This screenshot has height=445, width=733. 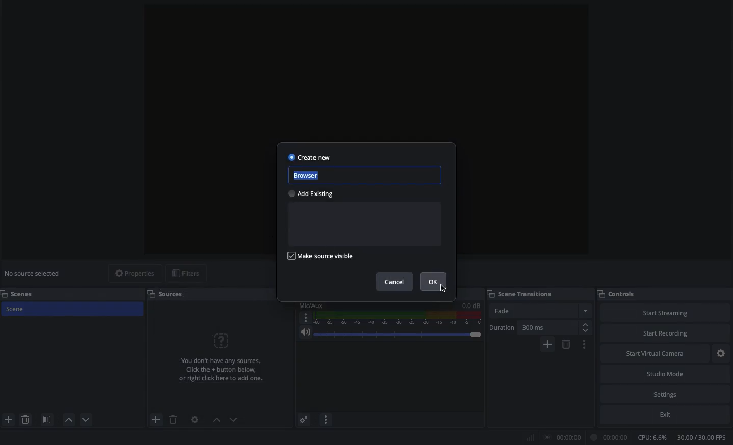 What do you see at coordinates (617, 294) in the screenshot?
I see `Controls` at bounding box center [617, 294].